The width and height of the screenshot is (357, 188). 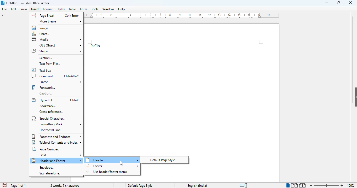 What do you see at coordinates (72, 9) in the screenshot?
I see `table` at bounding box center [72, 9].